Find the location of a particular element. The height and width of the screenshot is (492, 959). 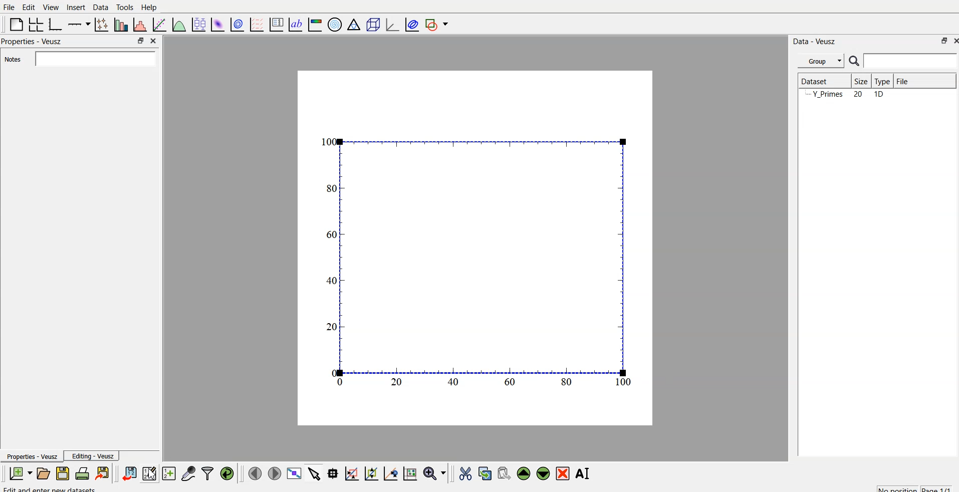

maximize is located at coordinates (138, 41).